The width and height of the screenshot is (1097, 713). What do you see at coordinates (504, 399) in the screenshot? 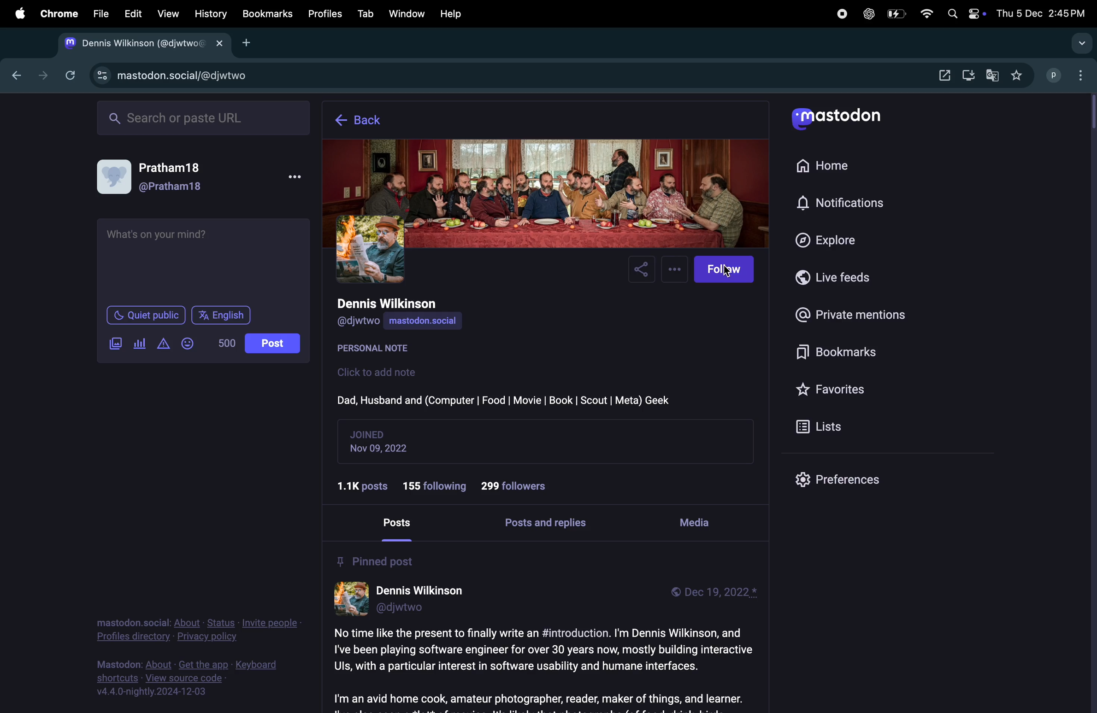
I see `dad husband` at bounding box center [504, 399].